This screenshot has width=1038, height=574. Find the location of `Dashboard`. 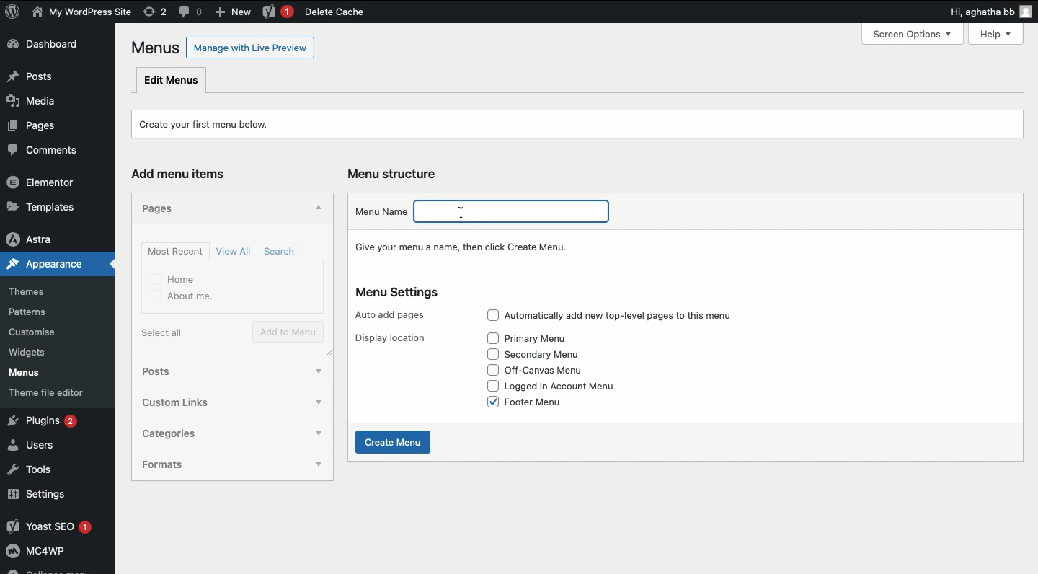

Dashboard is located at coordinates (51, 46).